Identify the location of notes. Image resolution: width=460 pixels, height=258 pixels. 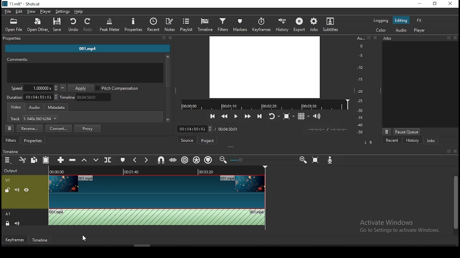
(170, 25).